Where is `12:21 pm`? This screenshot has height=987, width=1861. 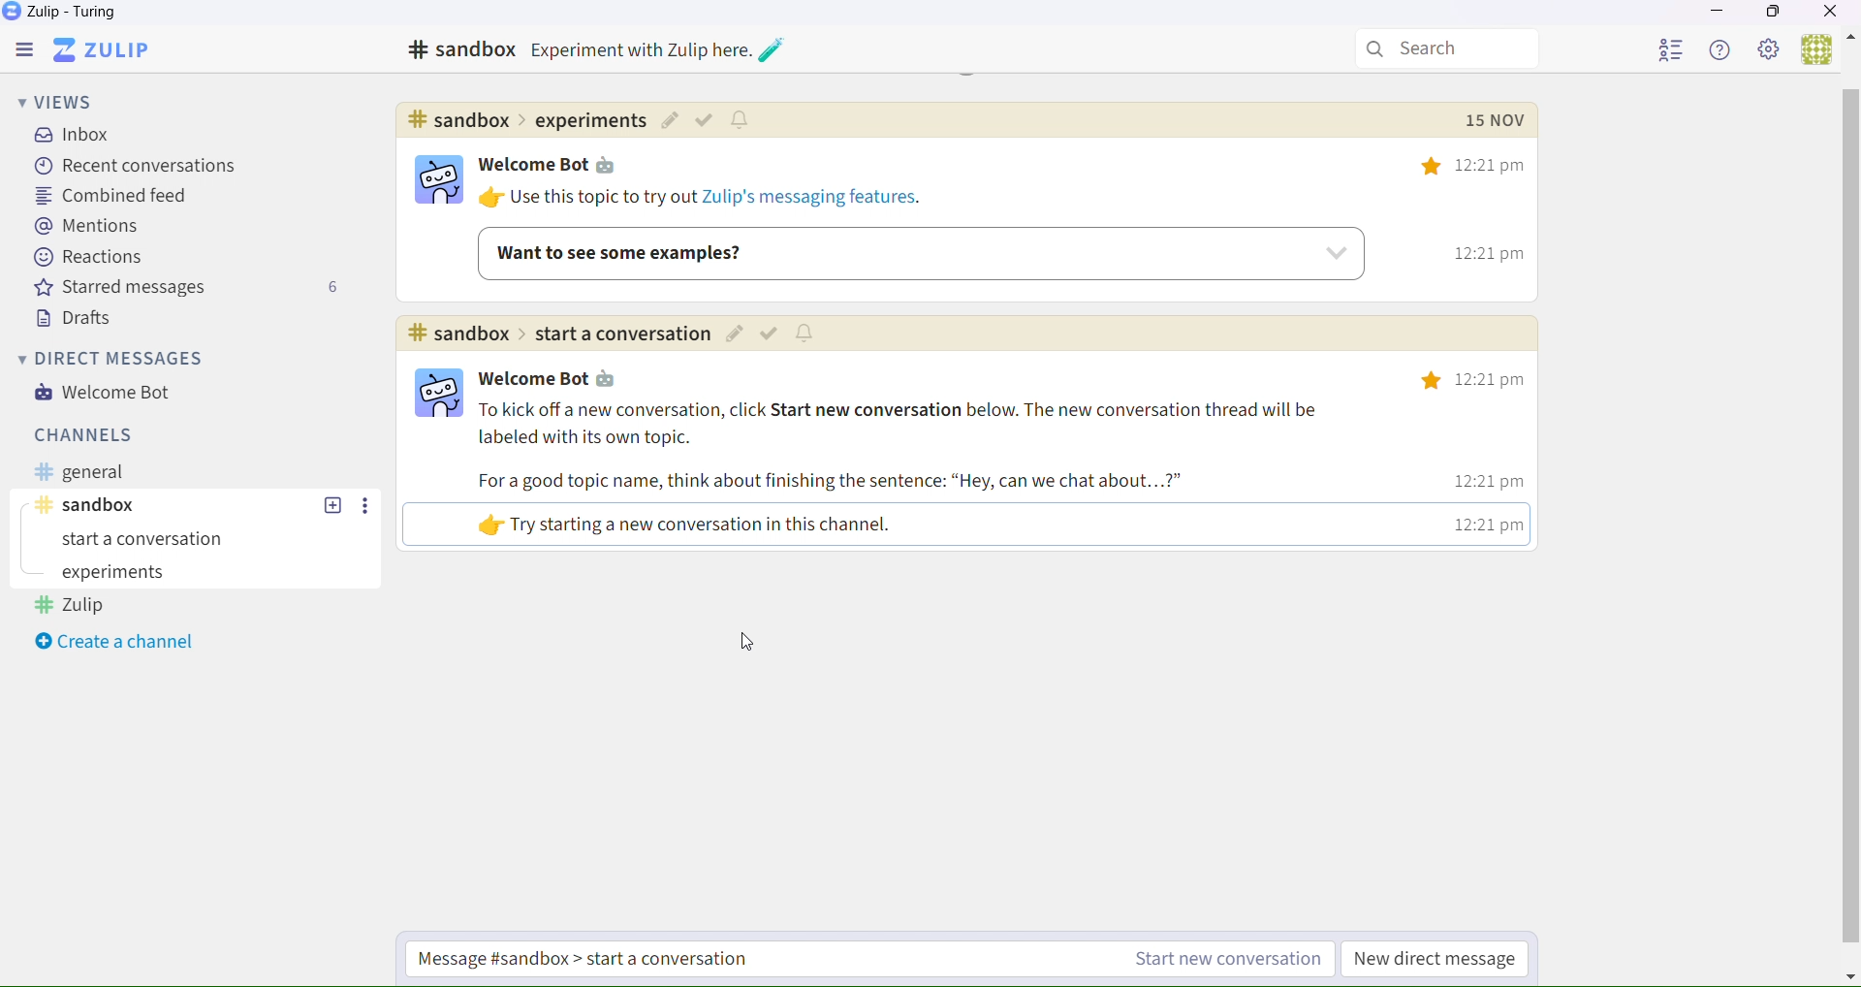 12:21 pm is located at coordinates (1480, 524).